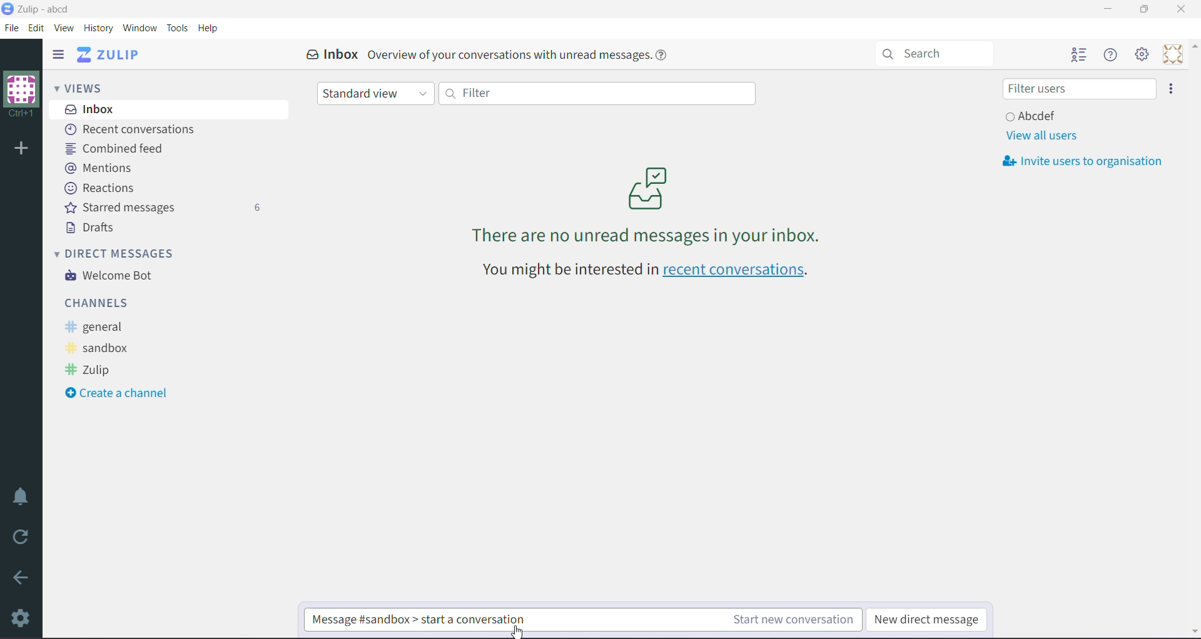  What do you see at coordinates (1143, 54) in the screenshot?
I see `Main Menu` at bounding box center [1143, 54].